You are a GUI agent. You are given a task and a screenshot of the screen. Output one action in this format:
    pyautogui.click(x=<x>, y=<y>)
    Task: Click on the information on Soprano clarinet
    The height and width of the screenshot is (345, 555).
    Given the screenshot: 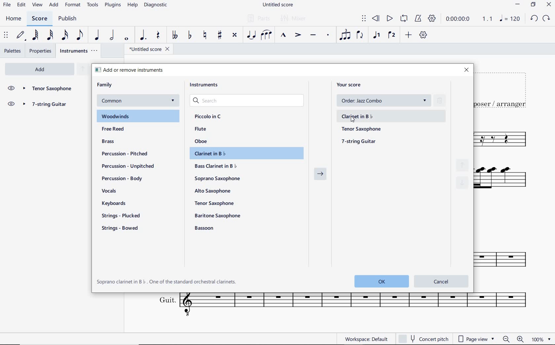 What is the action you would take?
    pyautogui.click(x=167, y=282)
    